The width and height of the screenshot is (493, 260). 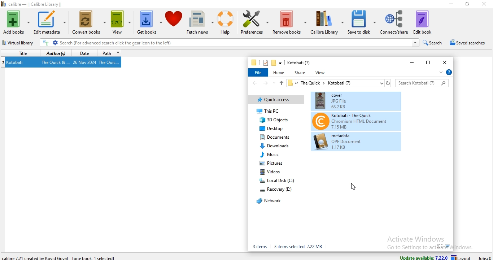 What do you see at coordinates (467, 43) in the screenshot?
I see ` saved searches` at bounding box center [467, 43].